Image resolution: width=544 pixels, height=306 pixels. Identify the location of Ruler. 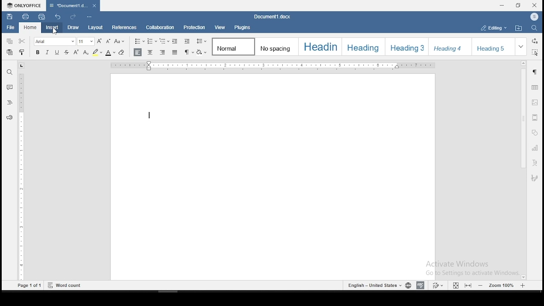
(275, 66).